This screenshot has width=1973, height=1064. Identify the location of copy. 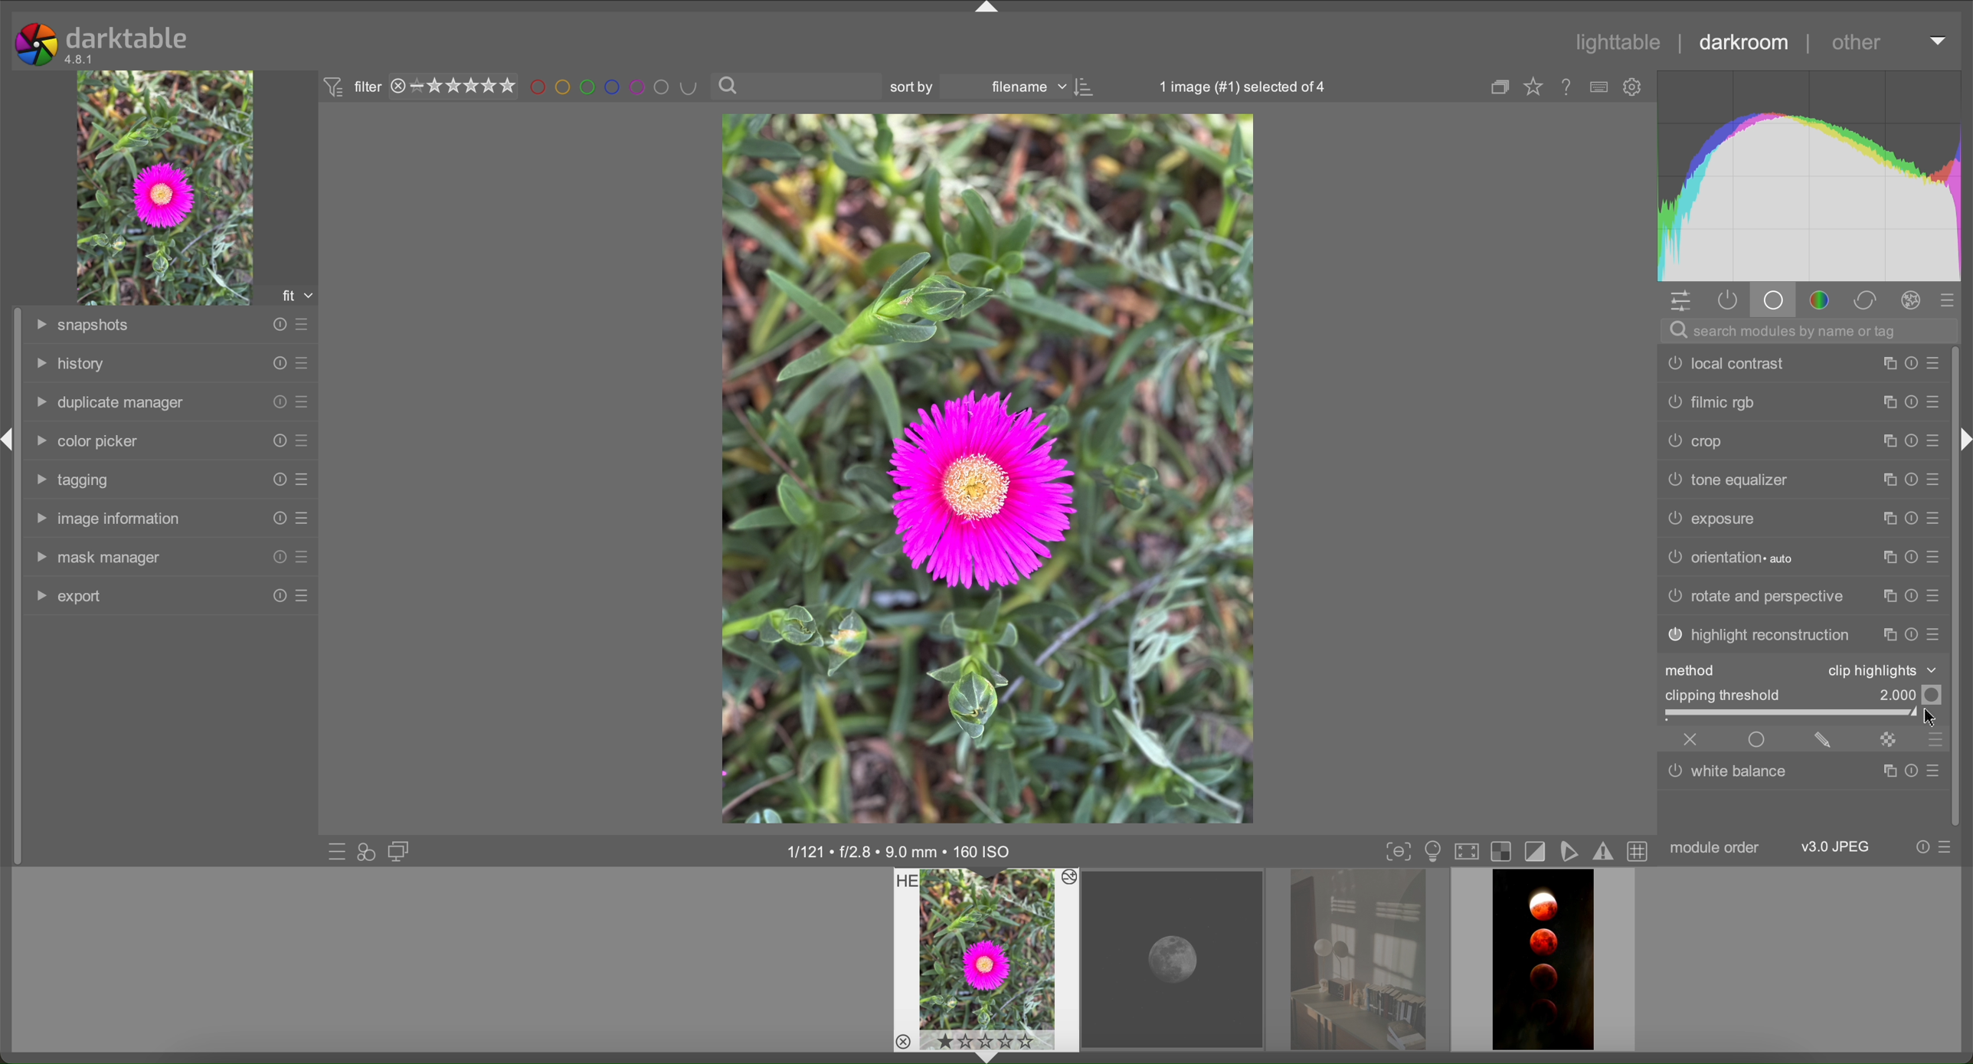
(1883, 479).